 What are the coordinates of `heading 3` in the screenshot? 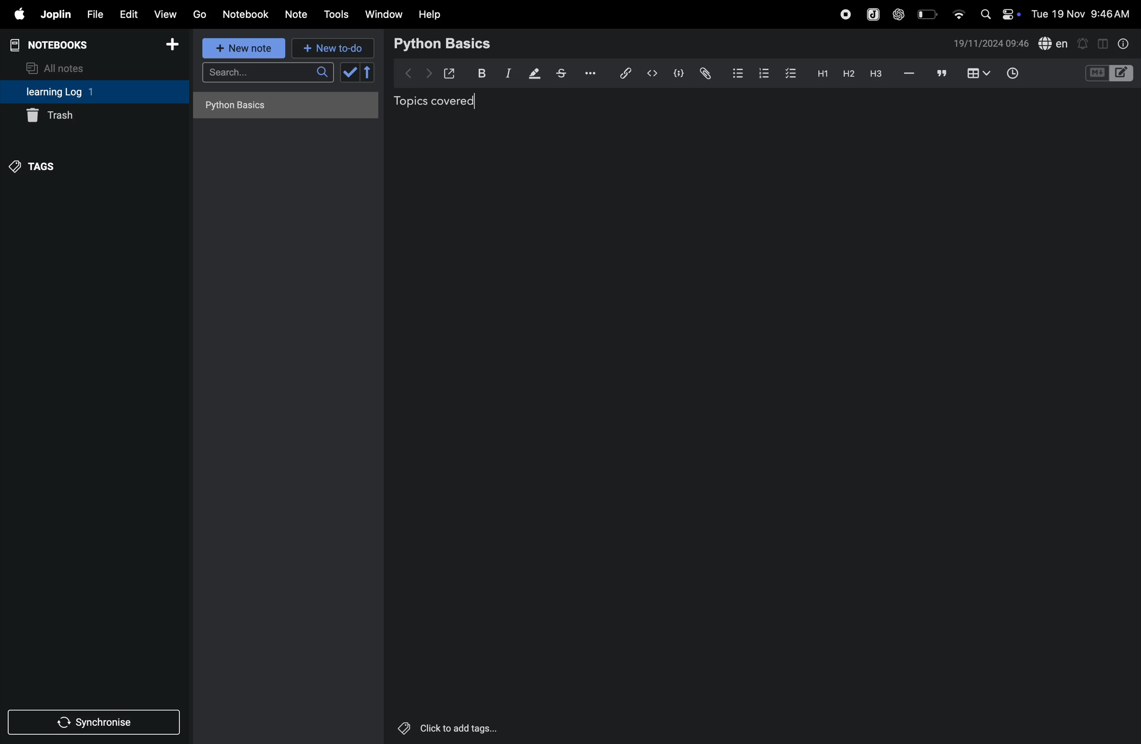 It's located at (876, 74).